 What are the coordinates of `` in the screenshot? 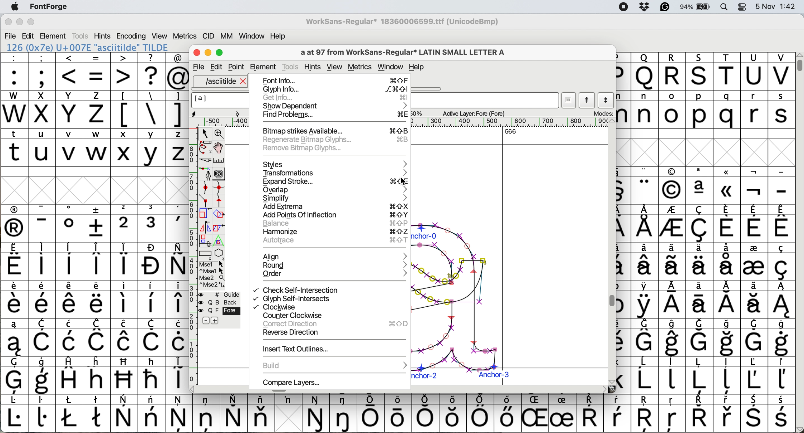 It's located at (537, 413).